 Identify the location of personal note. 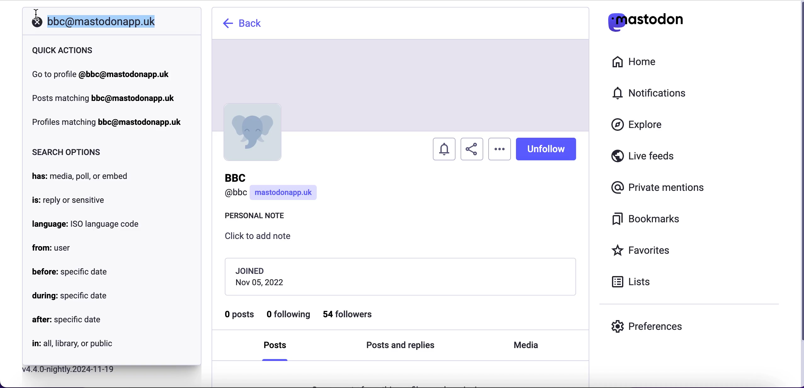
(258, 217).